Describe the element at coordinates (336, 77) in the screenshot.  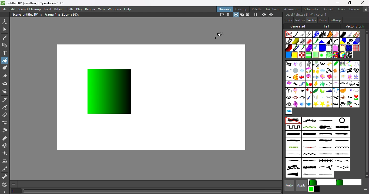
I see `flow3` at that location.